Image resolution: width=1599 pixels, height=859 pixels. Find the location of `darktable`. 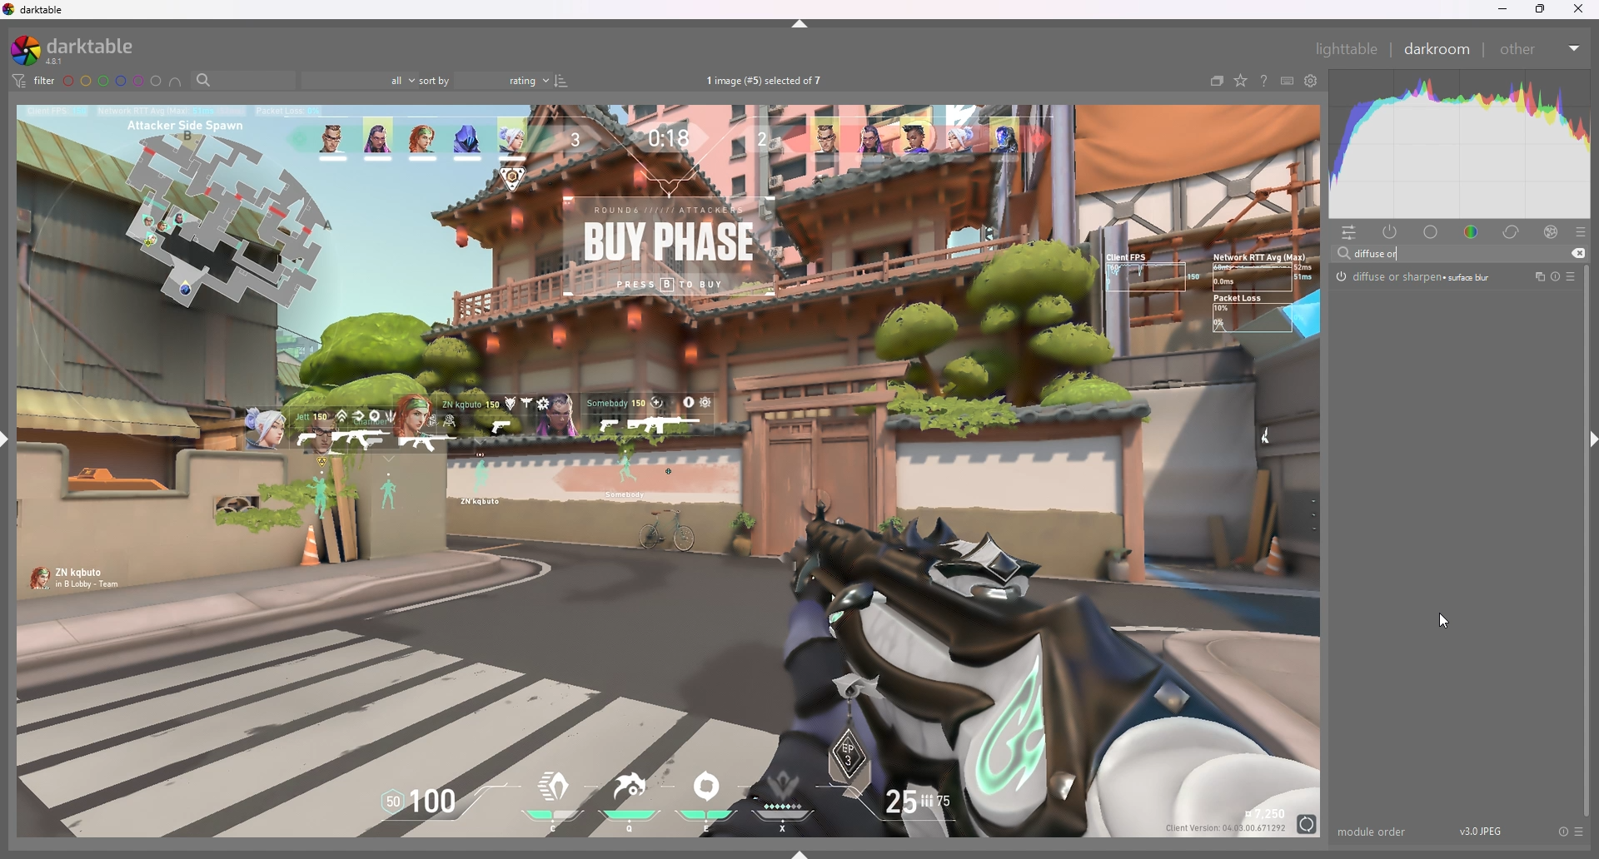

darktable is located at coordinates (37, 10).